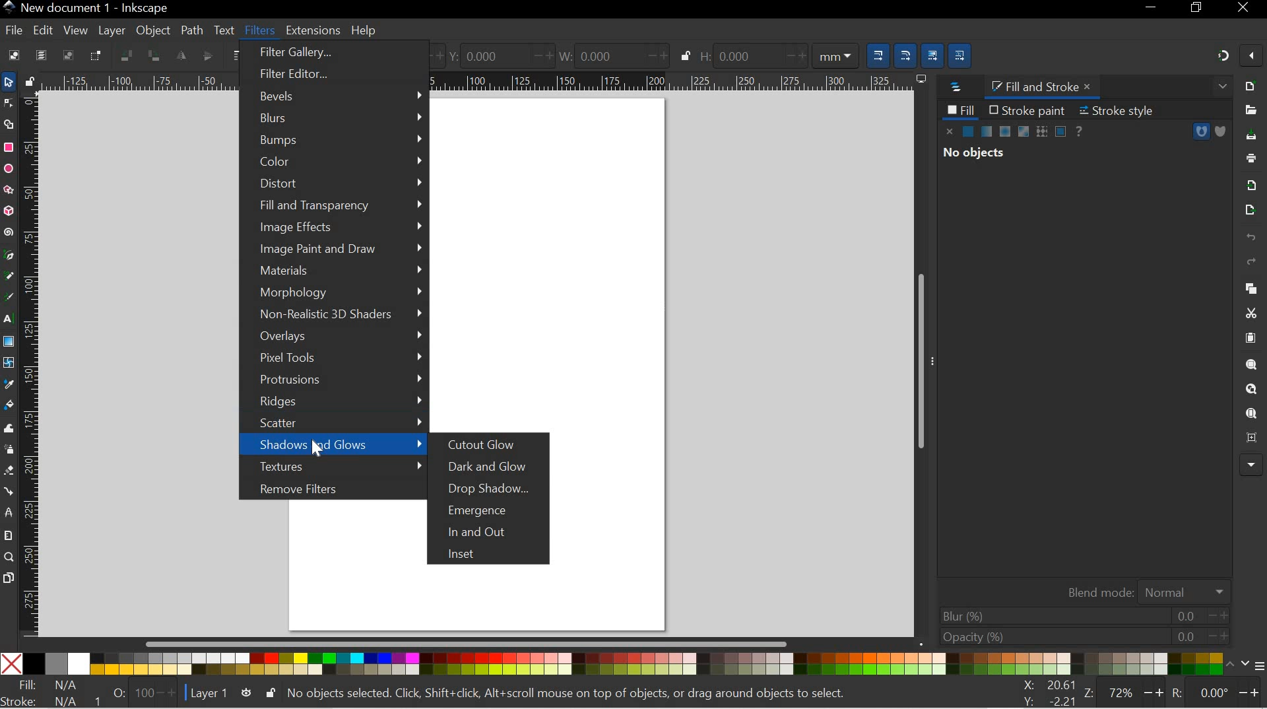  What do you see at coordinates (209, 694) in the screenshot?
I see `LAYER 1` at bounding box center [209, 694].